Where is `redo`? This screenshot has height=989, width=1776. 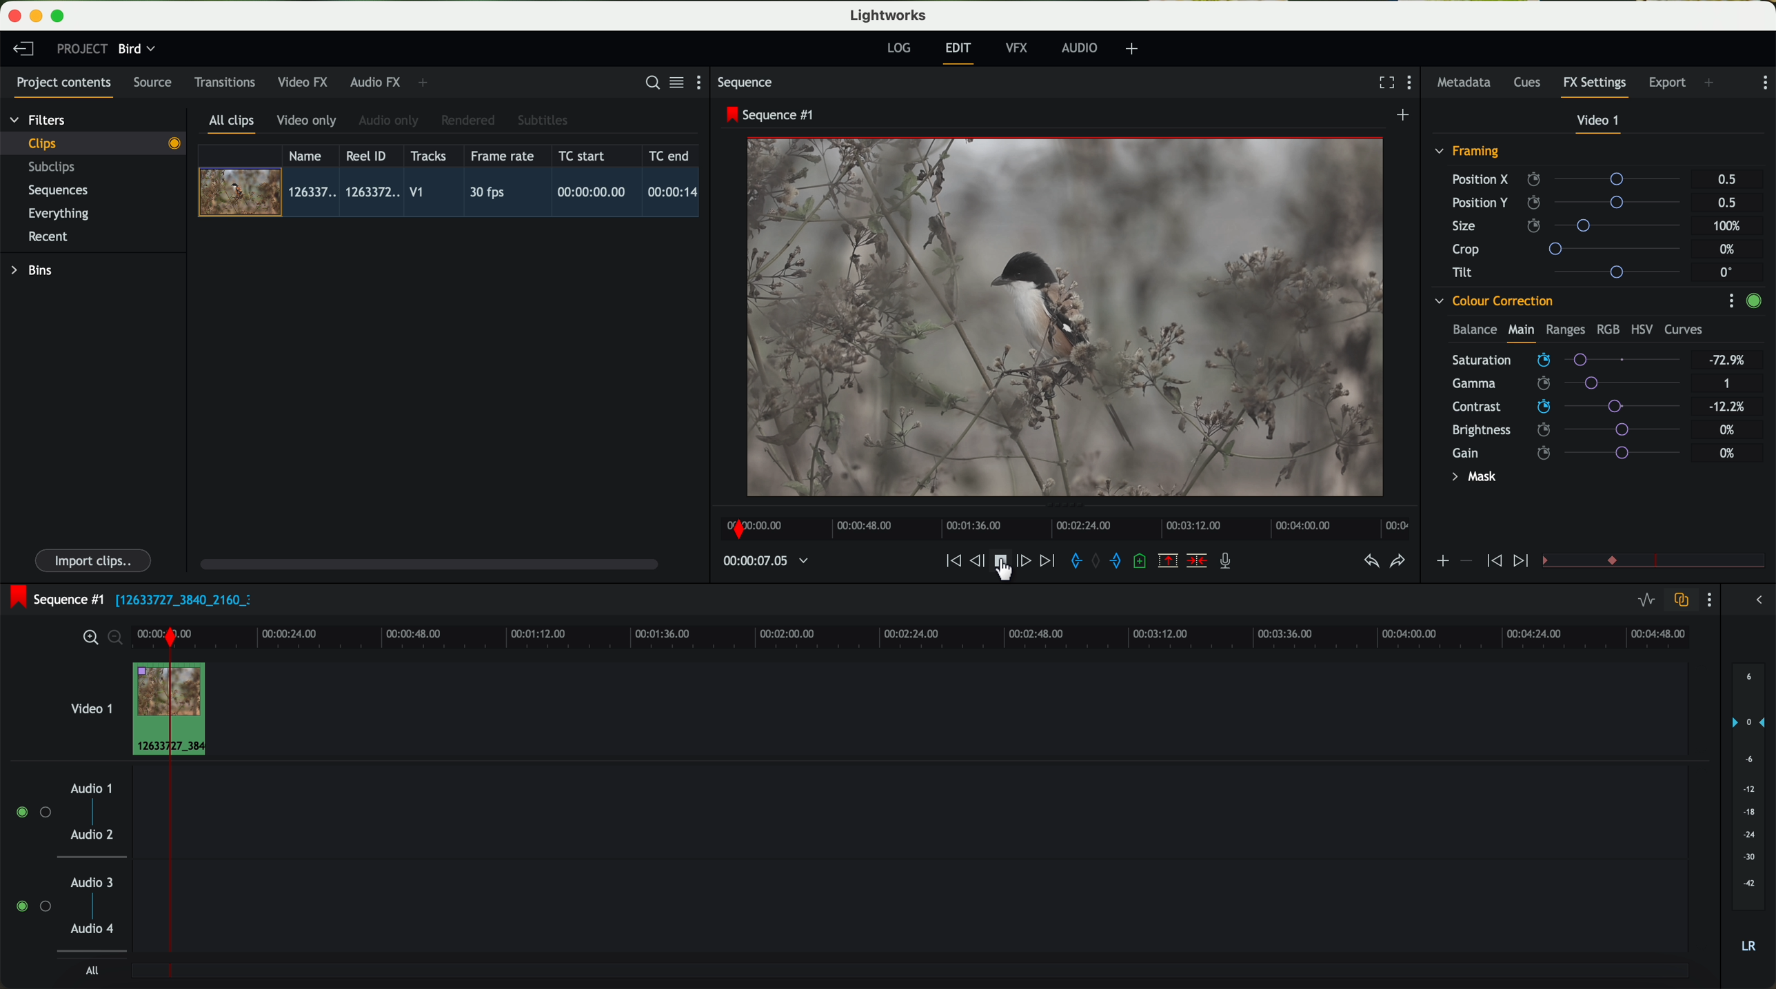
redo is located at coordinates (1397, 562).